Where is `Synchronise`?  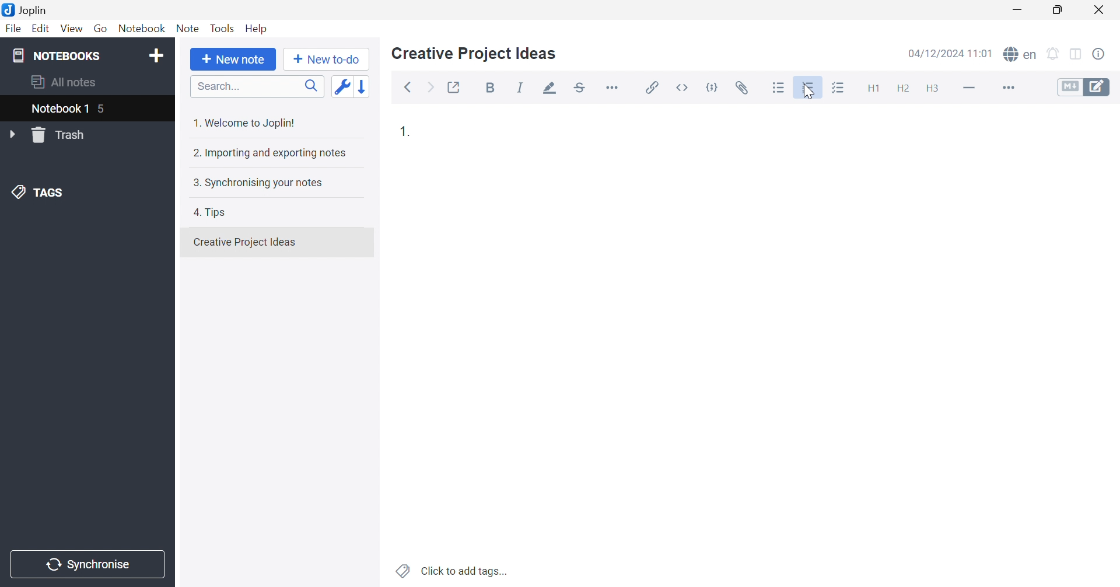
Synchronise is located at coordinates (89, 565).